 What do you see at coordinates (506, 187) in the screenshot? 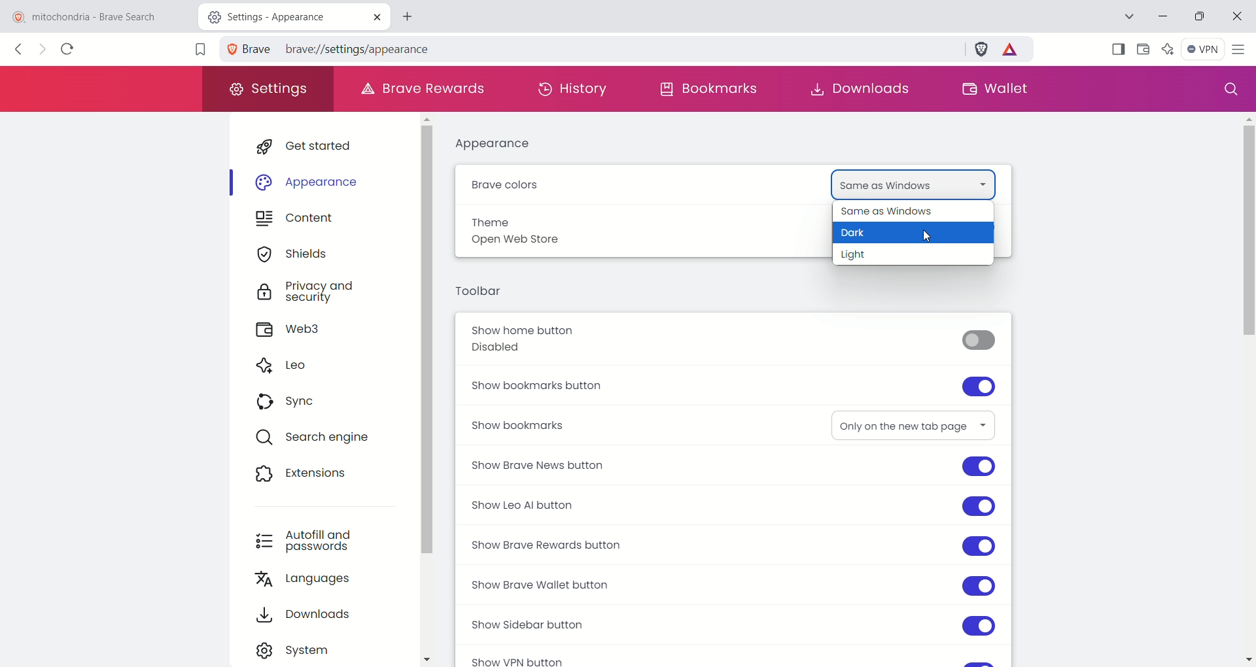
I see `brave colors` at bounding box center [506, 187].